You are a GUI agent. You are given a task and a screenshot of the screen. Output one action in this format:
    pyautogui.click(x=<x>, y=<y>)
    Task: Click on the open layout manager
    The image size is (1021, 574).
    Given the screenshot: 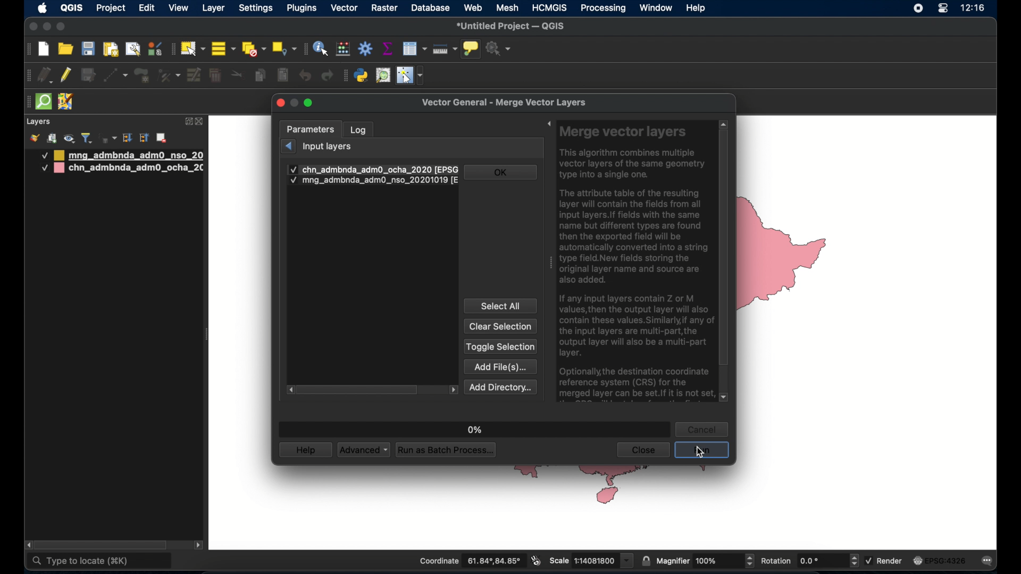 What is the action you would take?
    pyautogui.click(x=132, y=49)
    